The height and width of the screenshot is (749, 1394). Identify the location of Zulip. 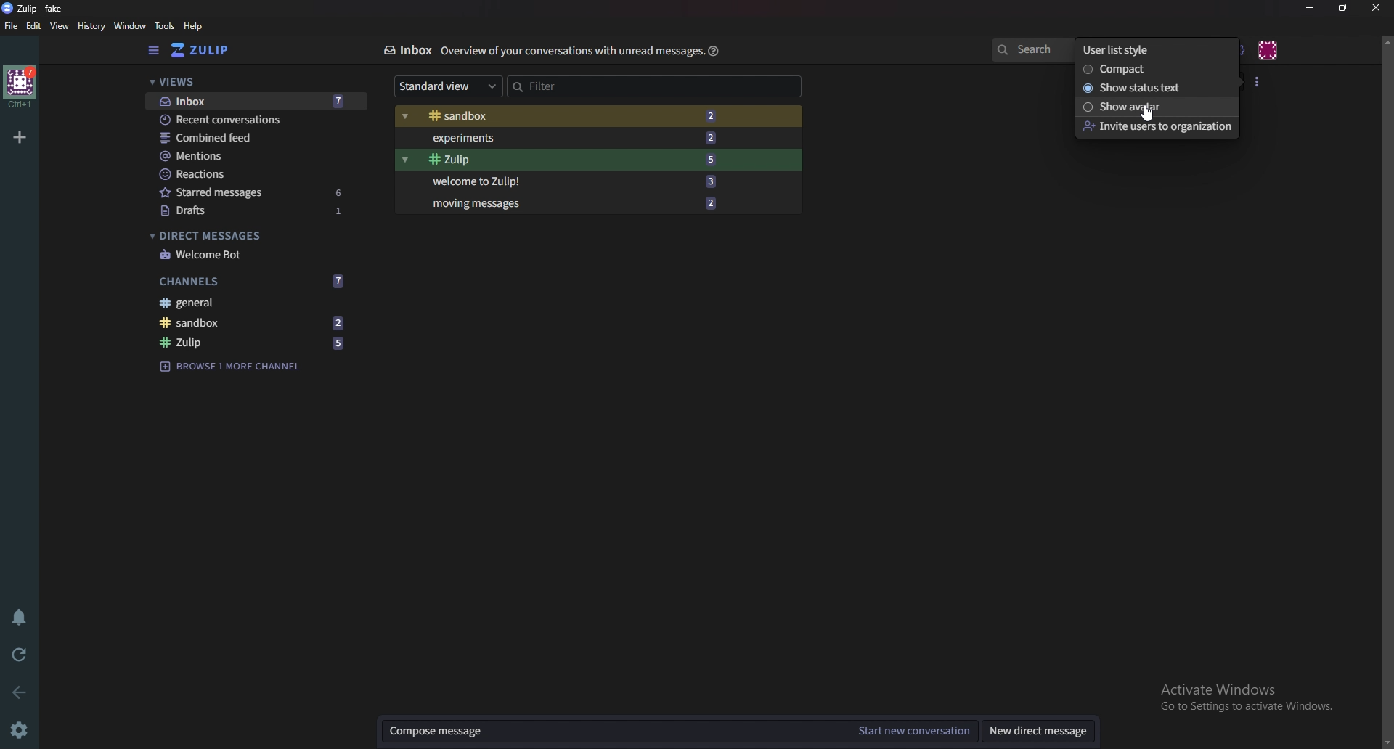
(33, 9).